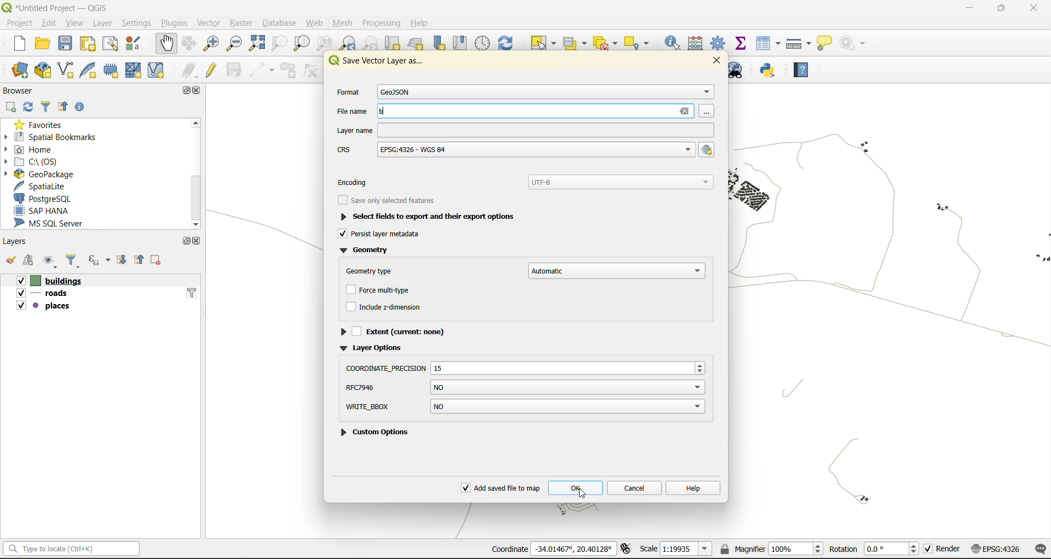 The height and width of the screenshot is (559, 1051). What do you see at coordinates (236, 44) in the screenshot?
I see `zoom out` at bounding box center [236, 44].